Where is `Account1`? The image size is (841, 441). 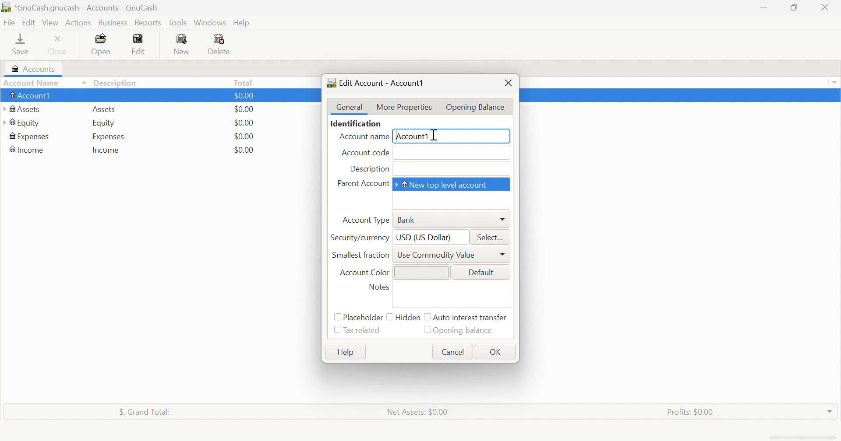
Account1 is located at coordinates (31, 96).